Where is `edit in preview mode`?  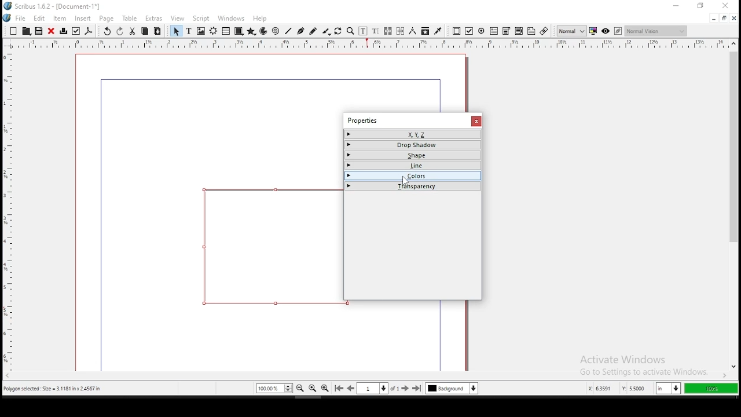
edit in preview mode is located at coordinates (618, 31).